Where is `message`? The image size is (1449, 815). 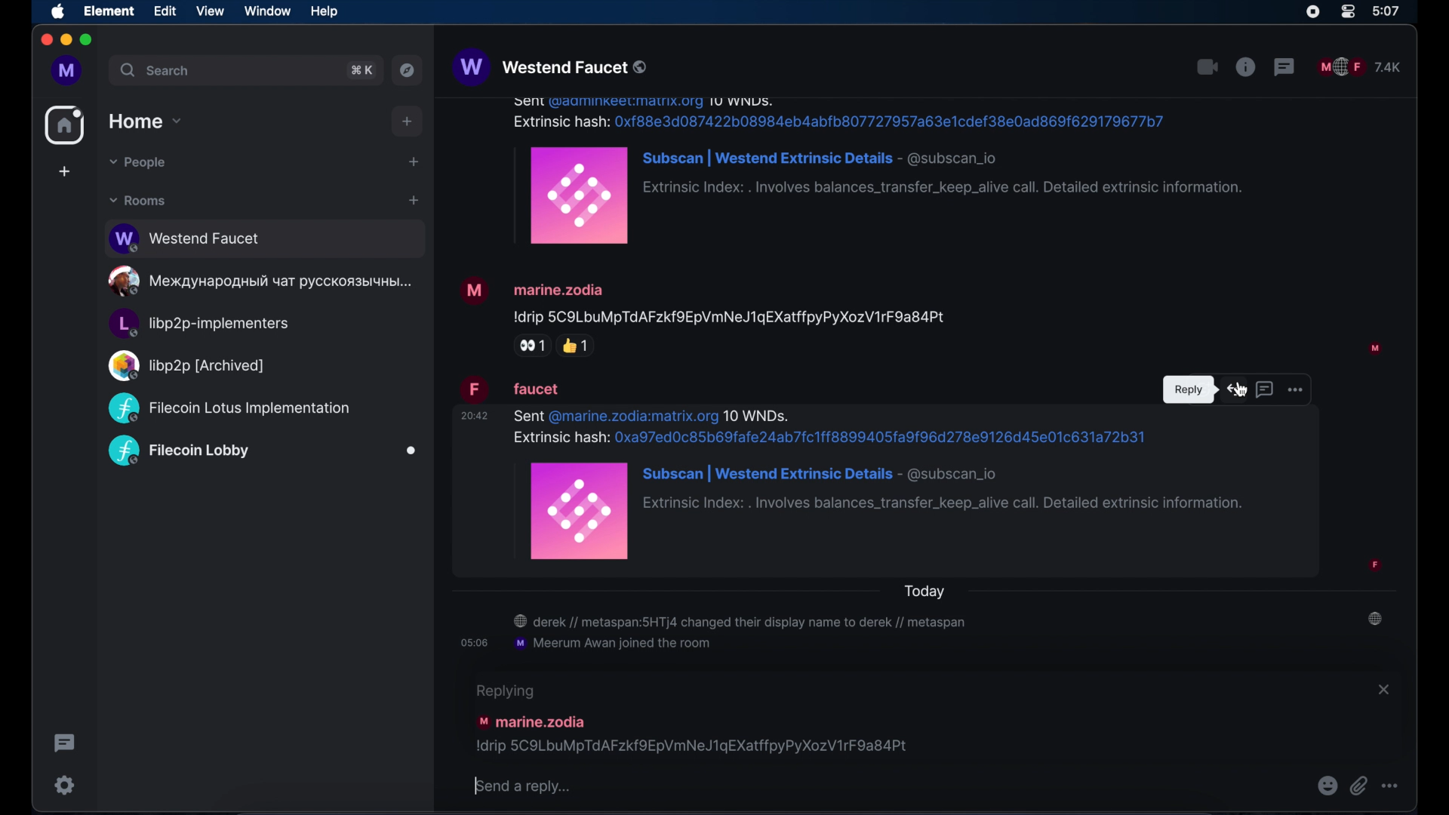 message is located at coordinates (626, 399).